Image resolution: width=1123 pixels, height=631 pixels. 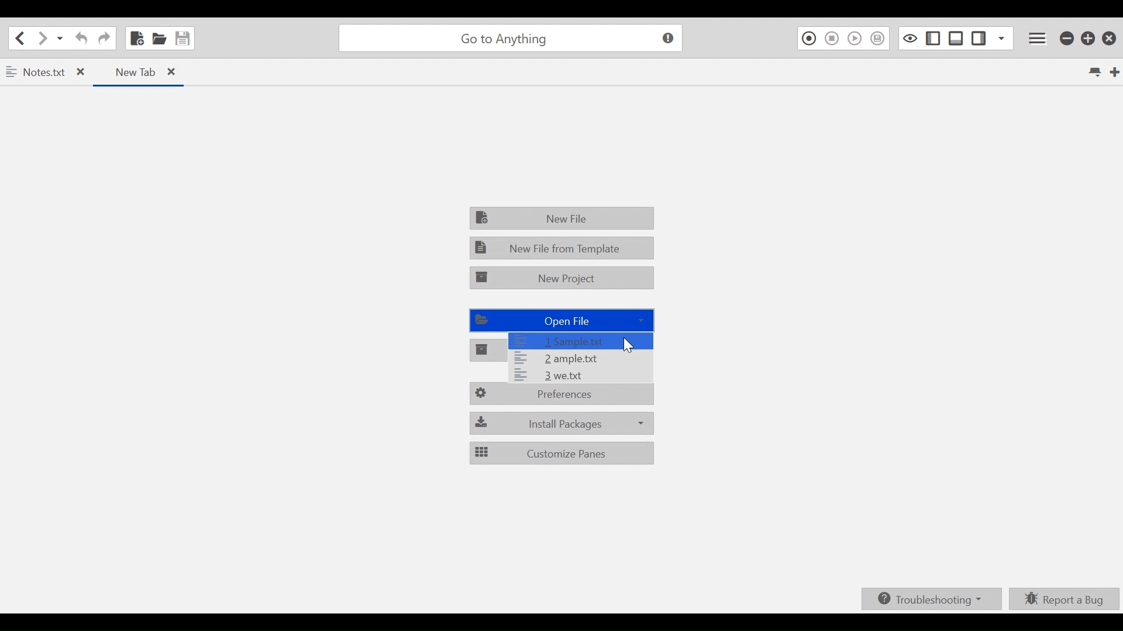 What do you see at coordinates (136, 37) in the screenshot?
I see `New File` at bounding box center [136, 37].